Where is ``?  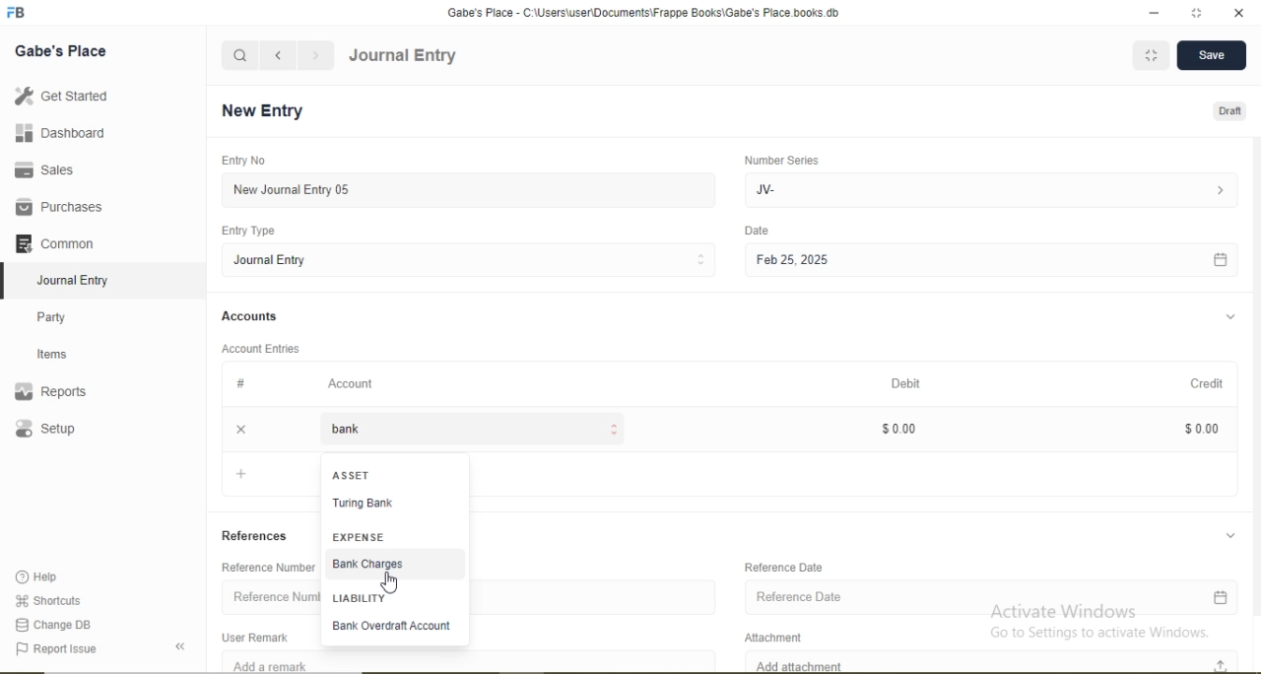
 is located at coordinates (242, 383).